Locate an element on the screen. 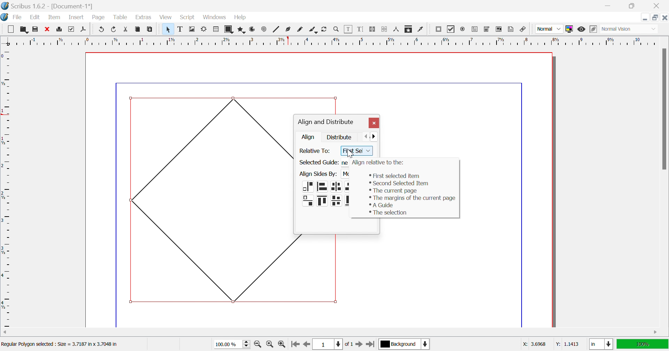  PDF List box is located at coordinates (499, 29).